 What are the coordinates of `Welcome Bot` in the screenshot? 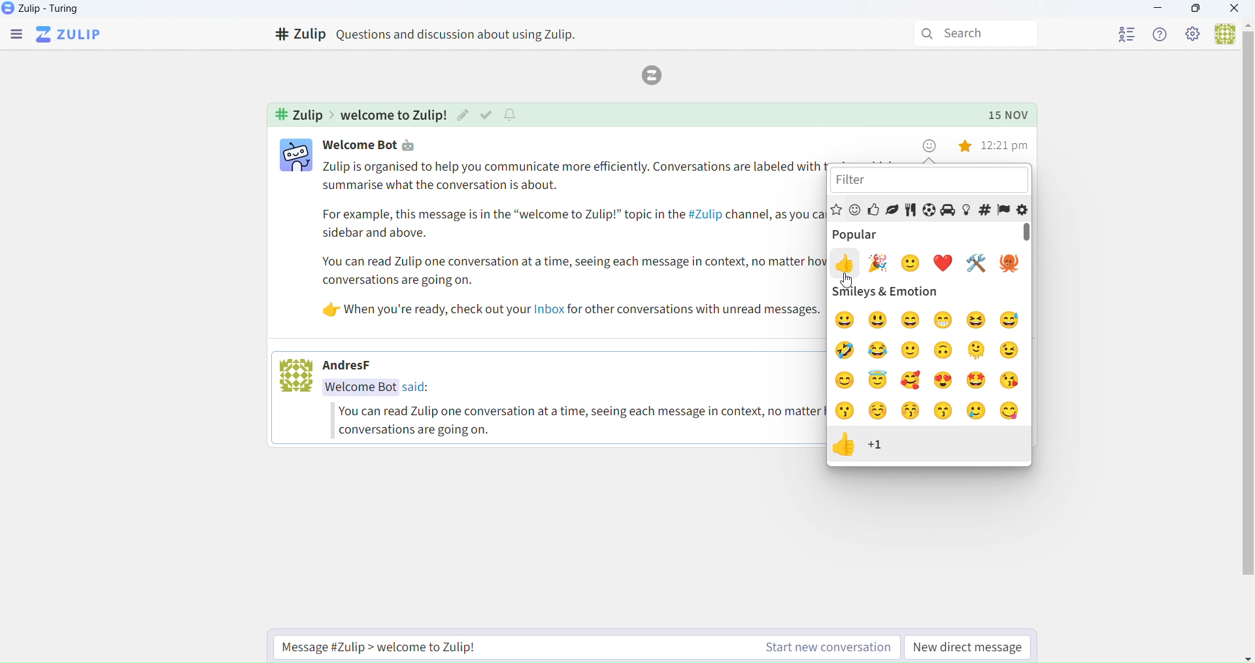 It's located at (357, 144).